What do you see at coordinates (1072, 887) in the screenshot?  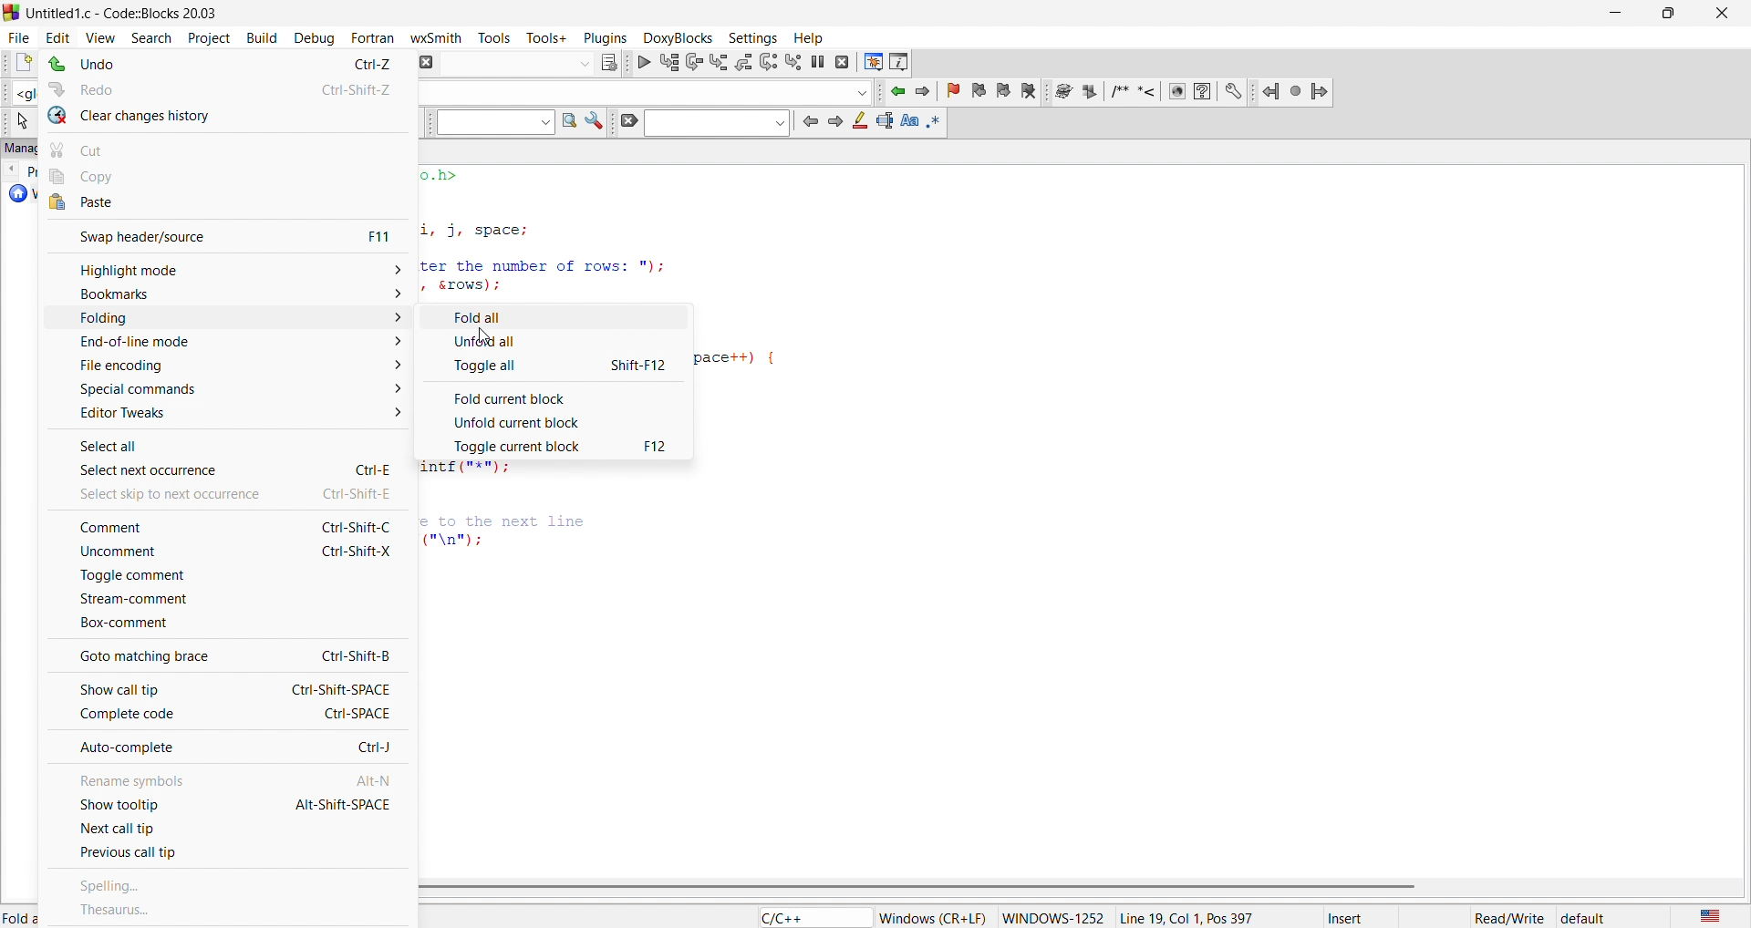 I see `vertical scroll bar` at bounding box center [1072, 887].